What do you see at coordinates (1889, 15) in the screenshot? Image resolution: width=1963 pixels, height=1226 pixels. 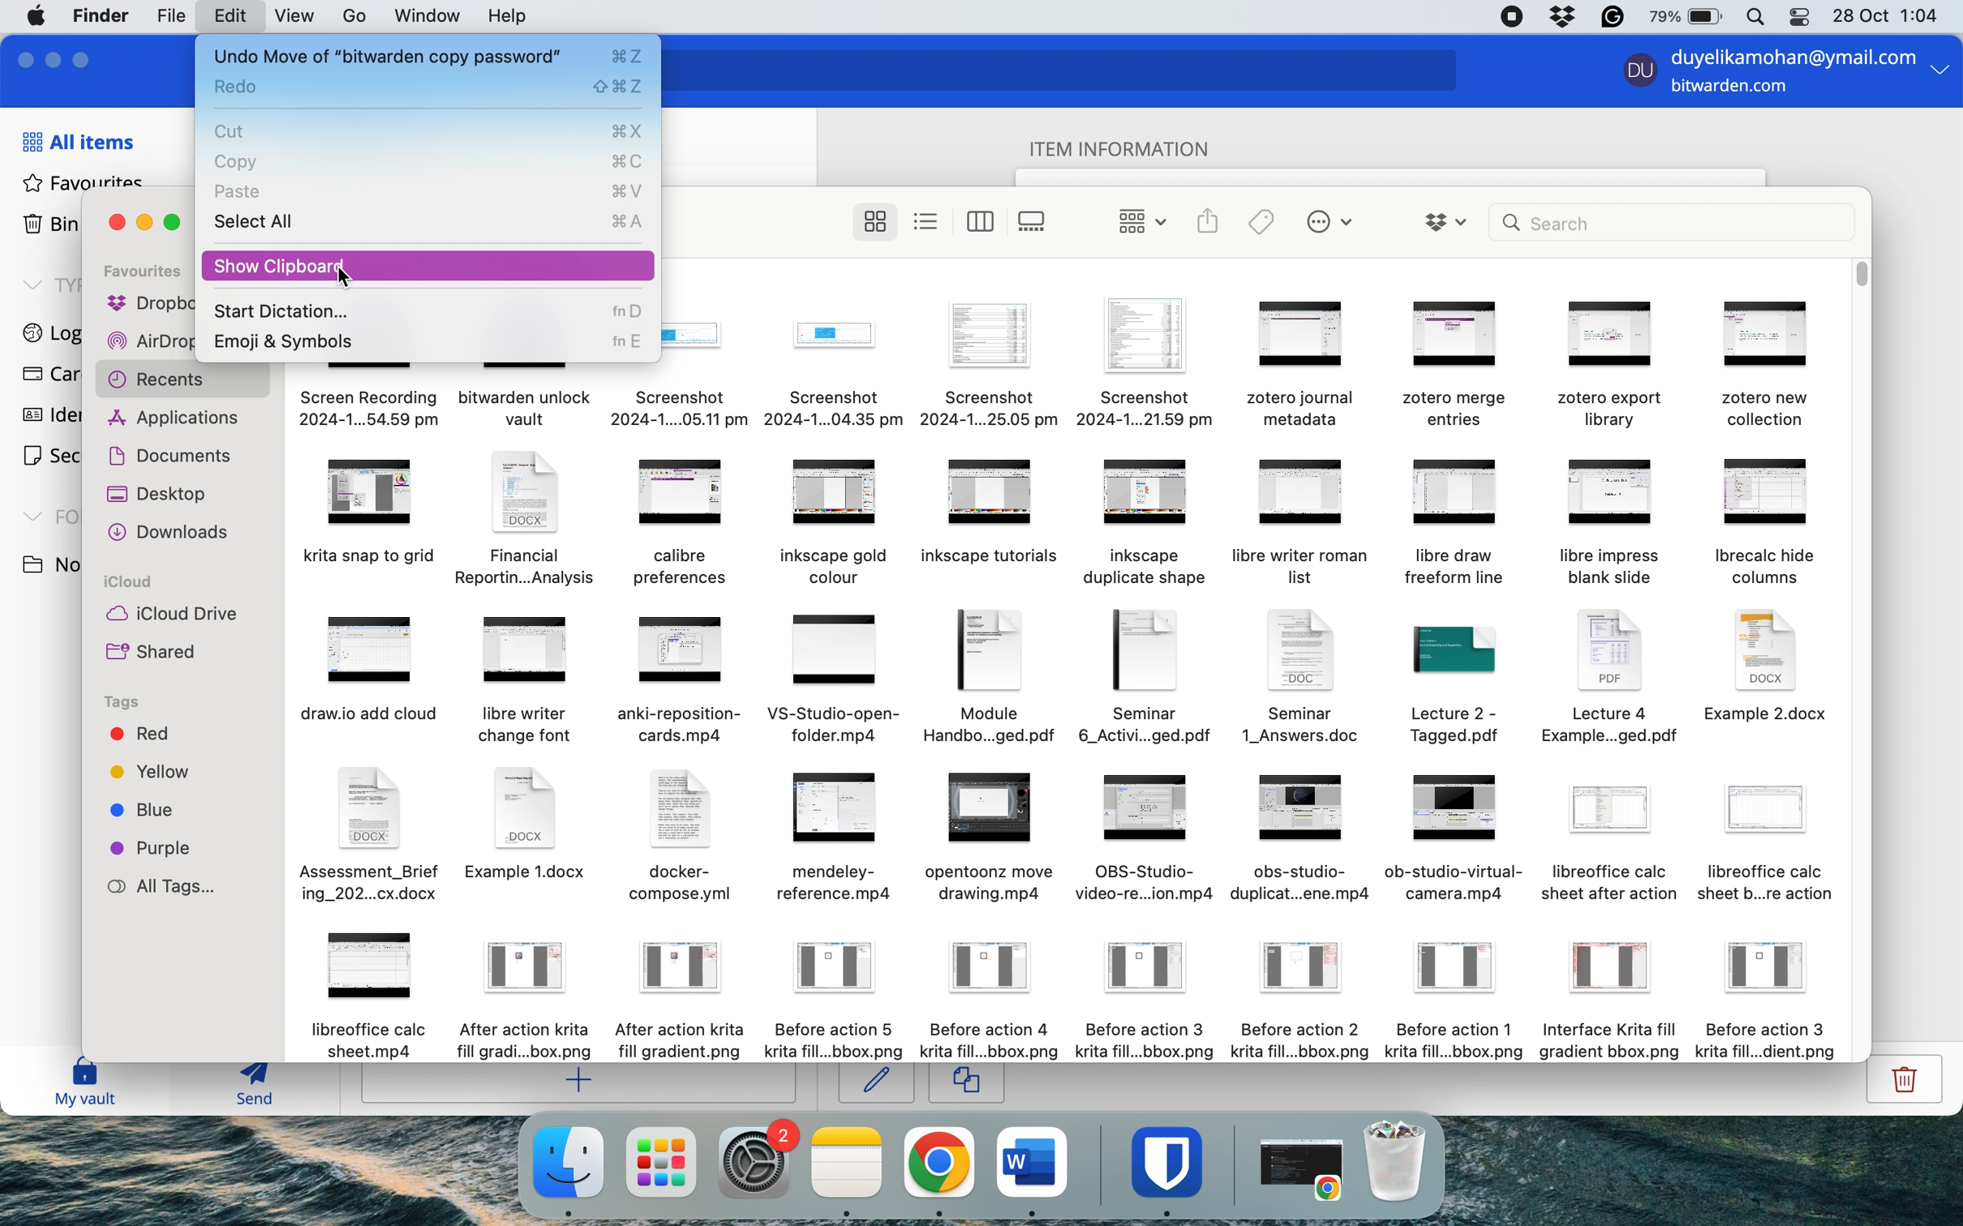 I see `date and time` at bounding box center [1889, 15].